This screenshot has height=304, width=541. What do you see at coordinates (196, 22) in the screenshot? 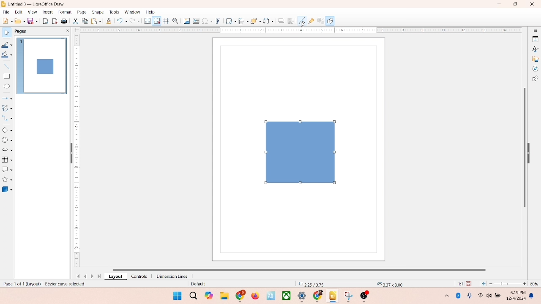
I see `textbox` at bounding box center [196, 22].